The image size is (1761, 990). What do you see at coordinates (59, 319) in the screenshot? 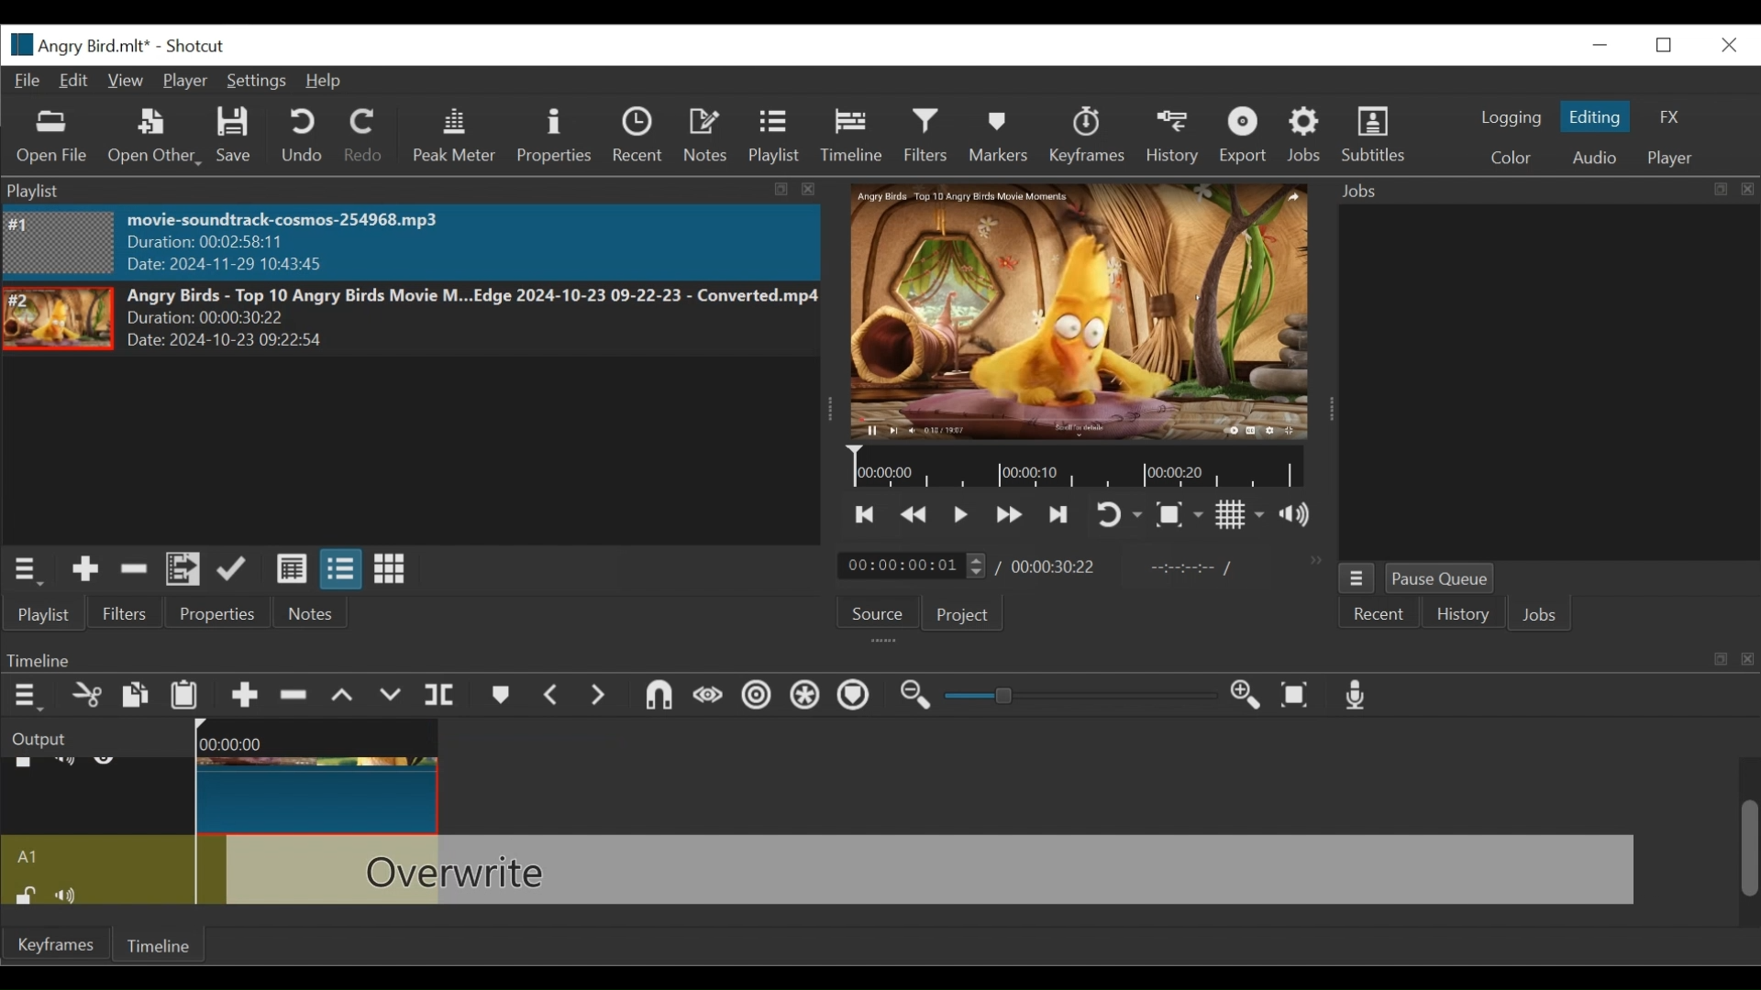
I see `Image` at bounding box center [59, 319].